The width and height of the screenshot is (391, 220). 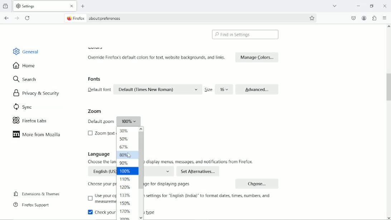 What do you see at coordinates (24, 107) in the screenshot?
I see `Sync` at bounding box center [24, 107].